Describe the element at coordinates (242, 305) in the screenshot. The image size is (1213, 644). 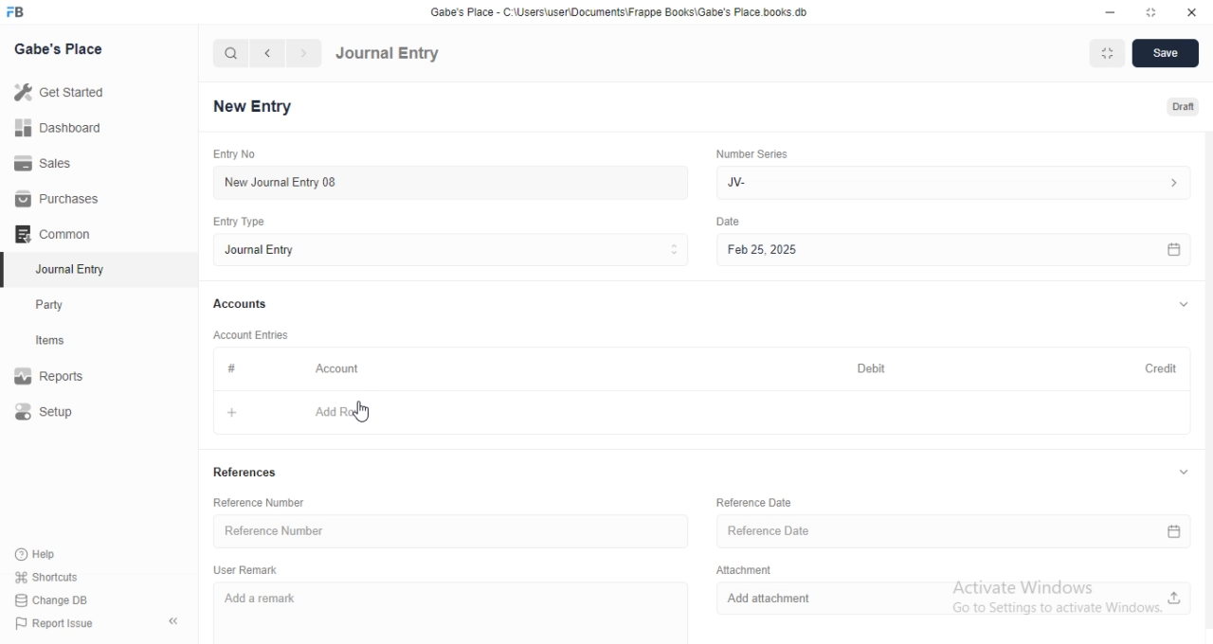
I see `Accounts` at that location.